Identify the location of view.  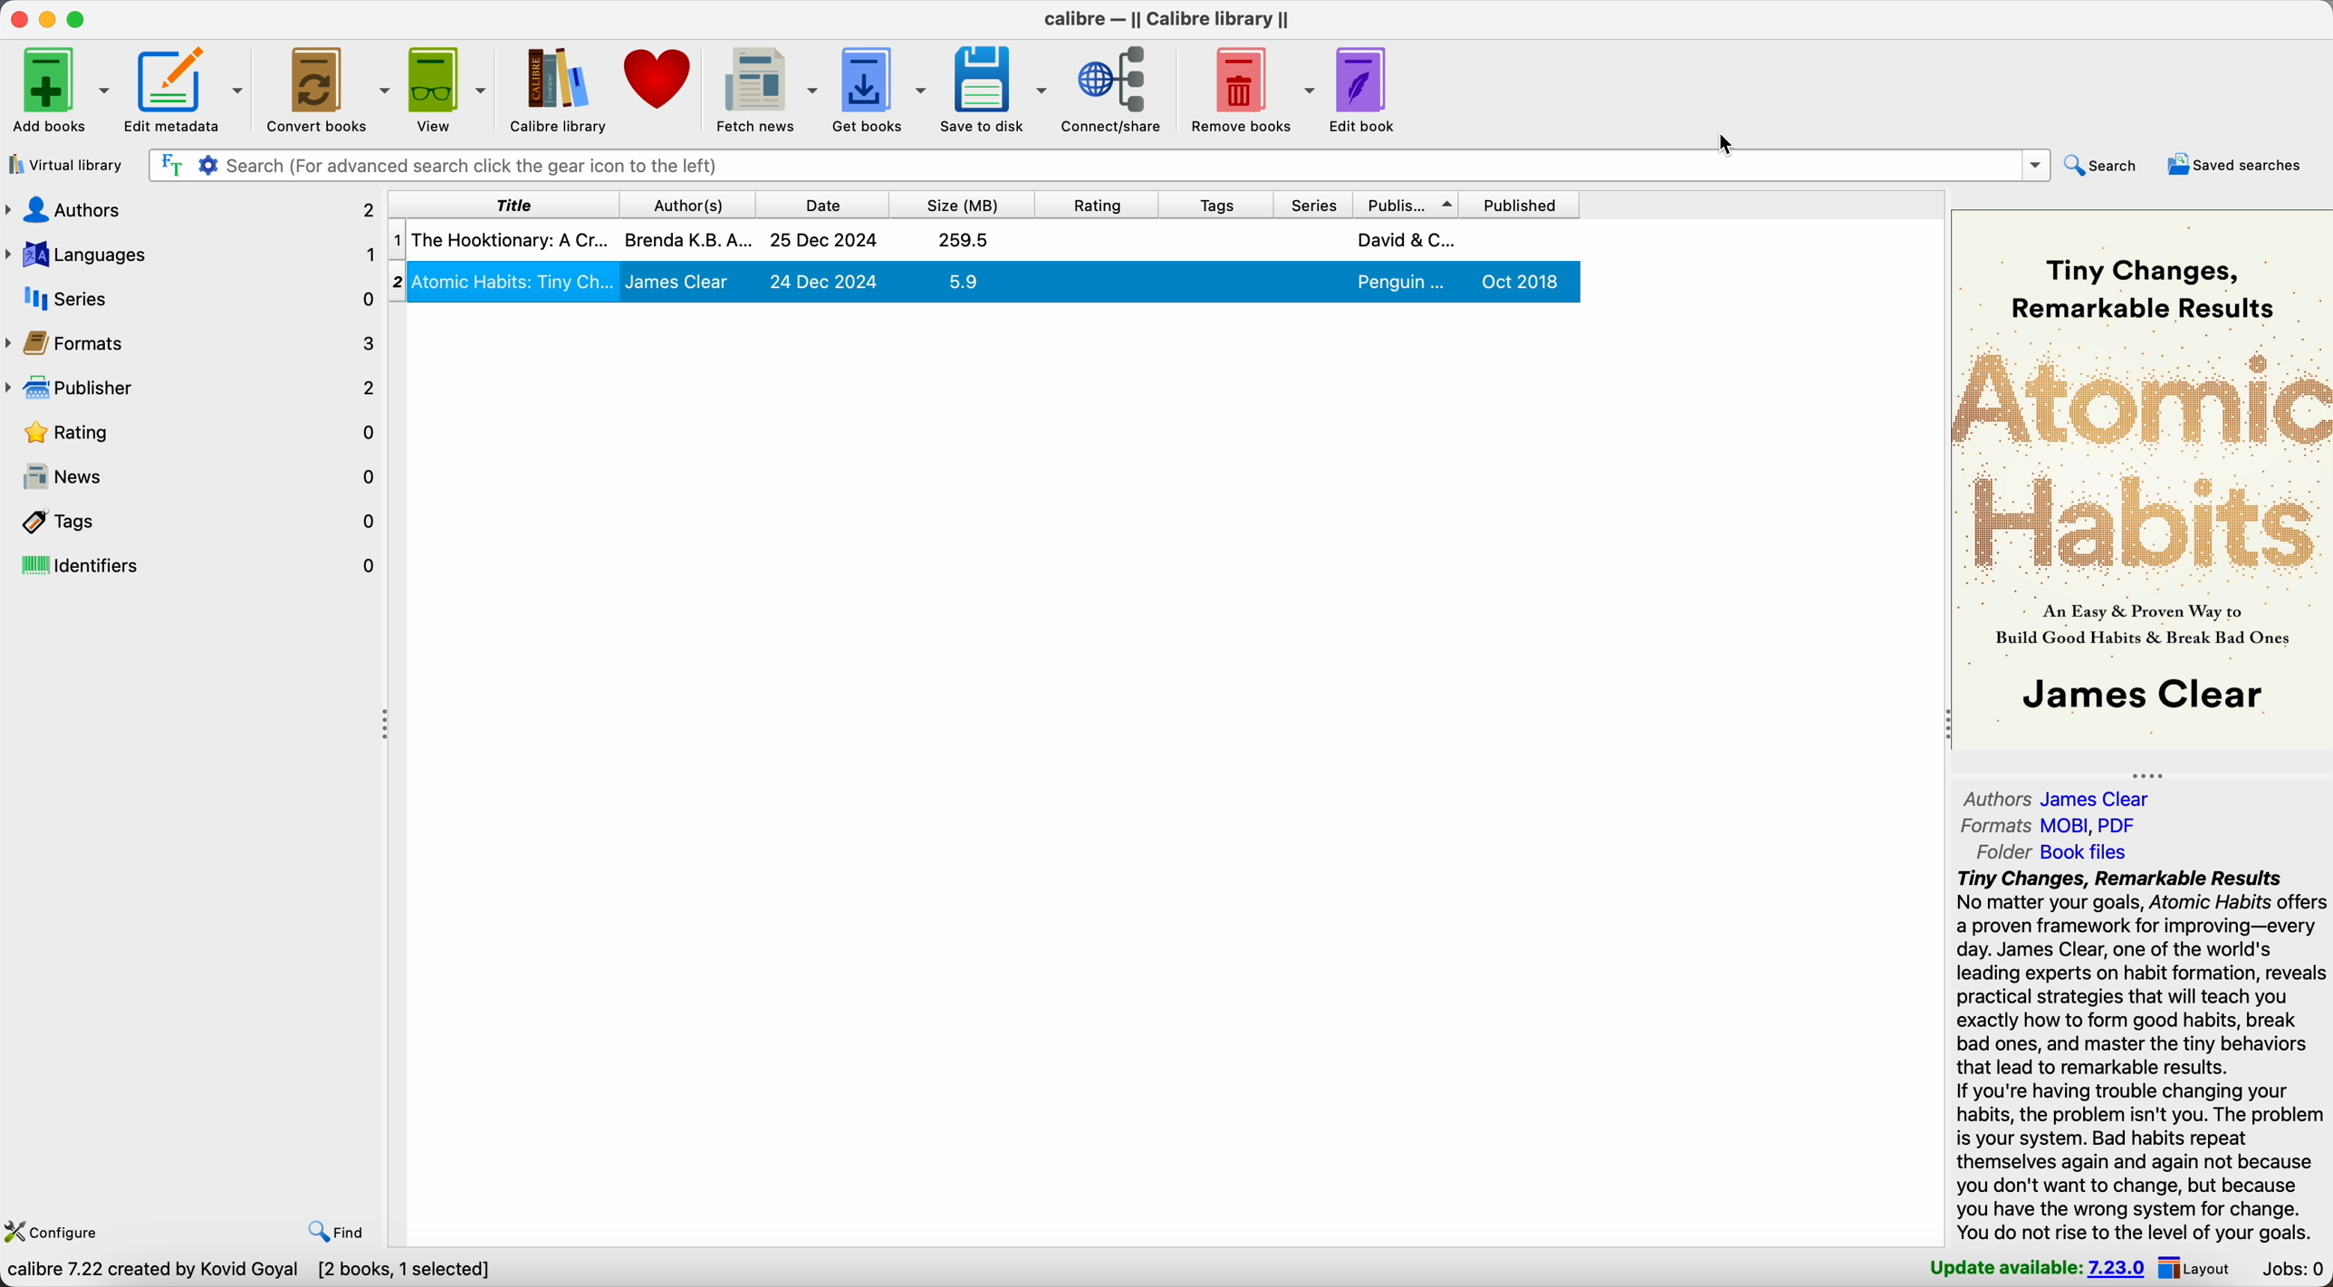
(449, 89).